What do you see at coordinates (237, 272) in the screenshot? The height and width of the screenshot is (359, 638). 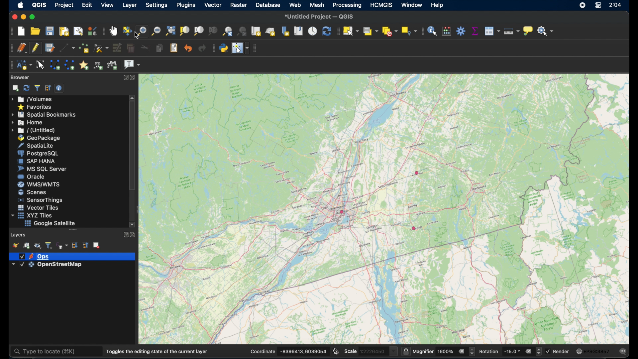 I see `open street map` at bounding box center [237, 272].